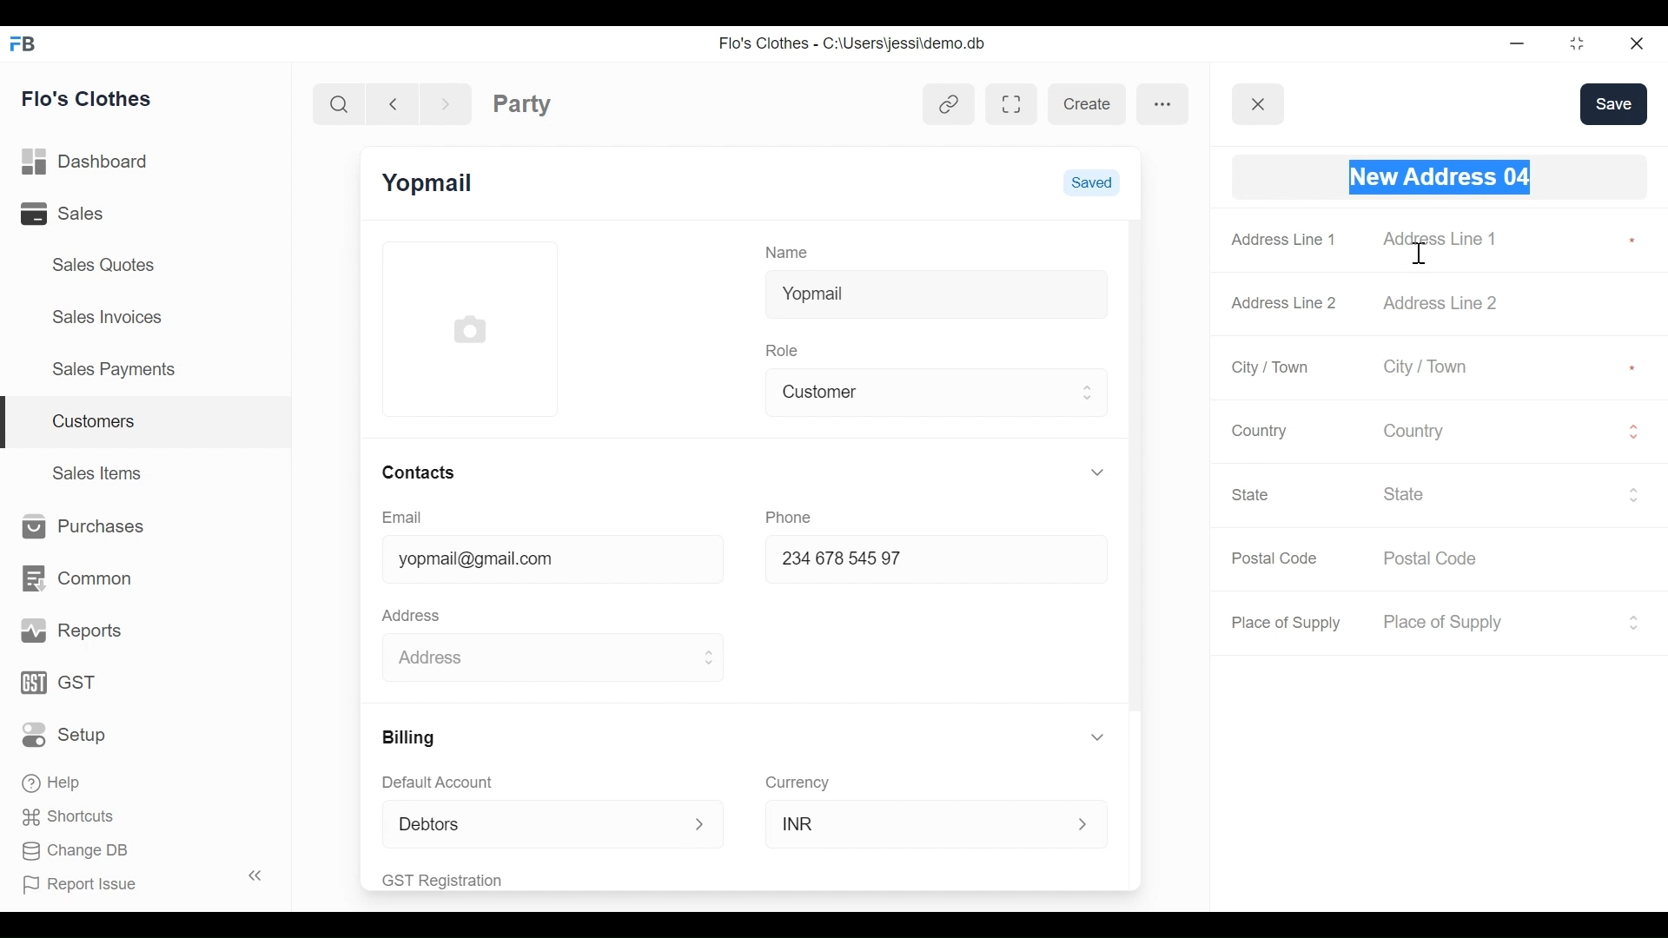  What do you see at coordinates (707, 658) in the screenshot?
I see `Expand` at bounding box center [707, 658].